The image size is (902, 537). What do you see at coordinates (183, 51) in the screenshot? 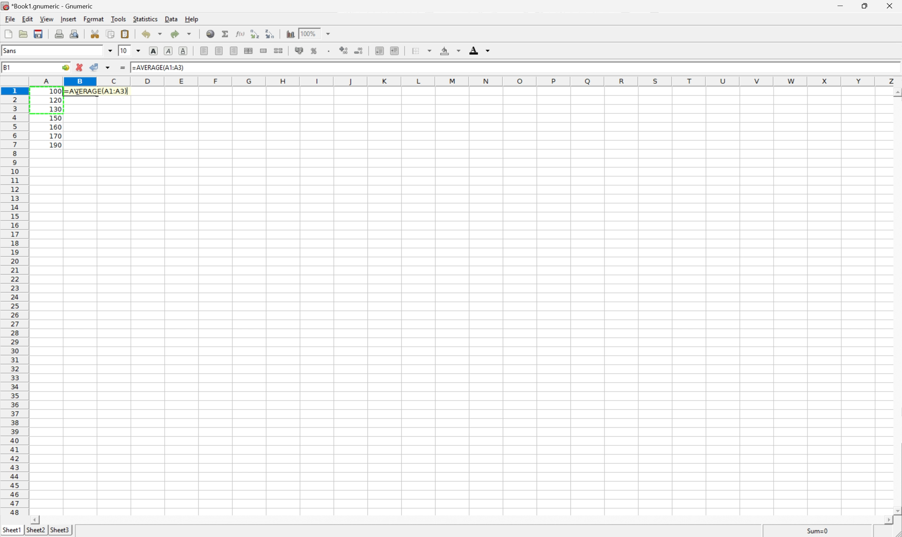
I see `Underline` at bounding box center [183, 51].